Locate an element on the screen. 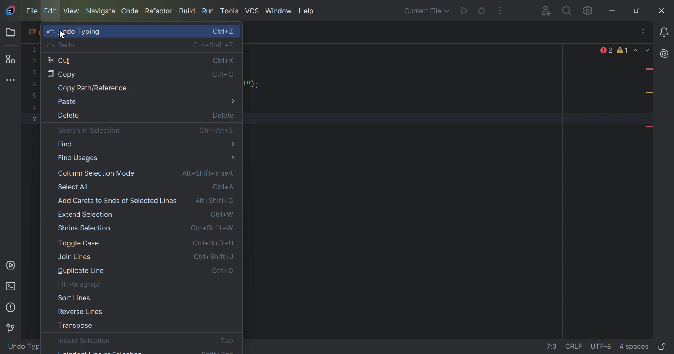 This screenshot has width=674, height=354. Copy Path/Reference... is located at coordinates (97, 89).